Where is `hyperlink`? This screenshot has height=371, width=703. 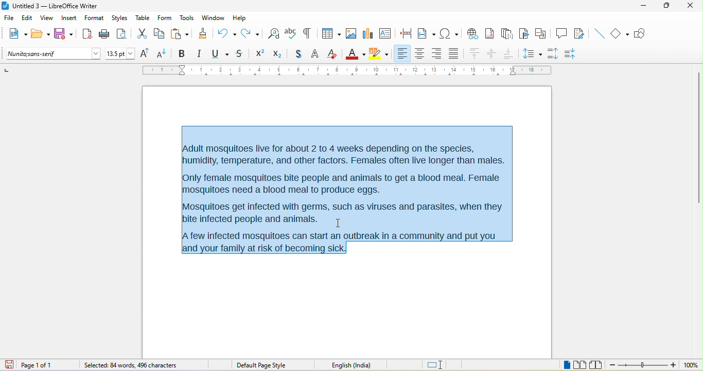
hyperlink is located at coordinates (472, 32).